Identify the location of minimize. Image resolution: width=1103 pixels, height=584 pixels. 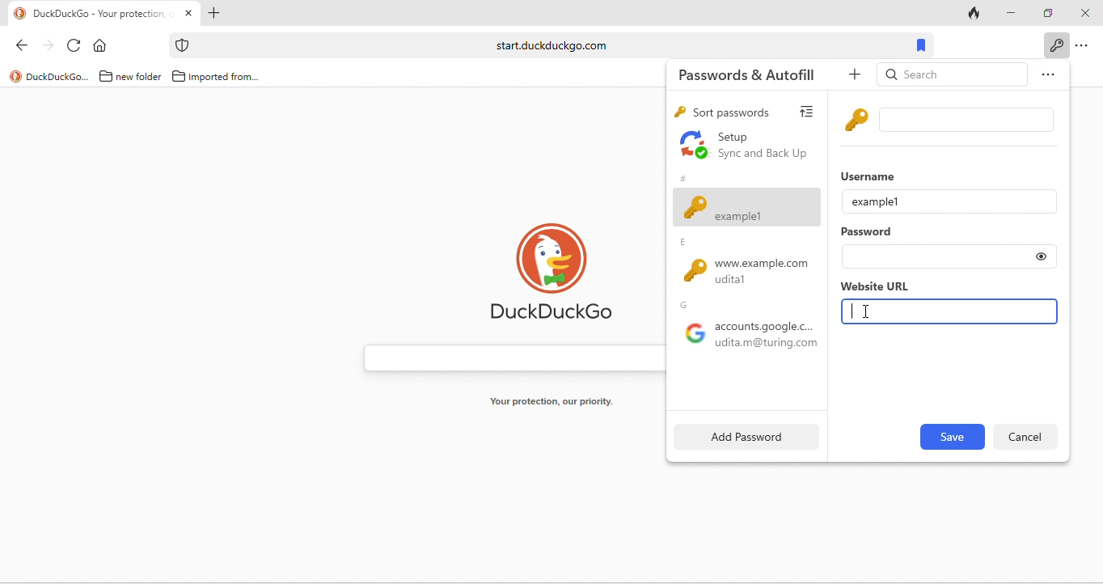
(1008, 11).